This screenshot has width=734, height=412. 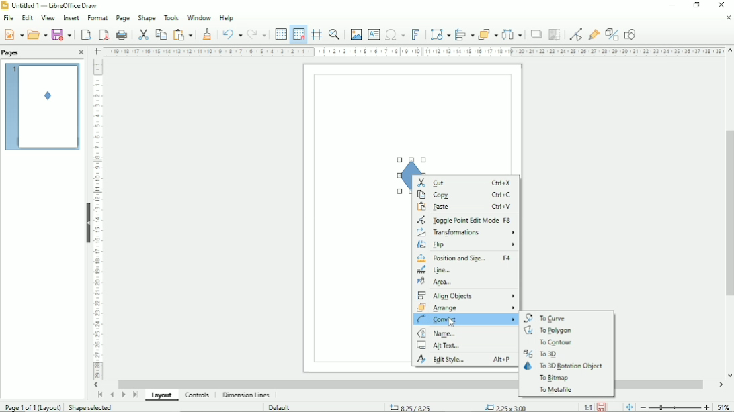 I want to click on Scroll to first page, so click(x=99, y=395).